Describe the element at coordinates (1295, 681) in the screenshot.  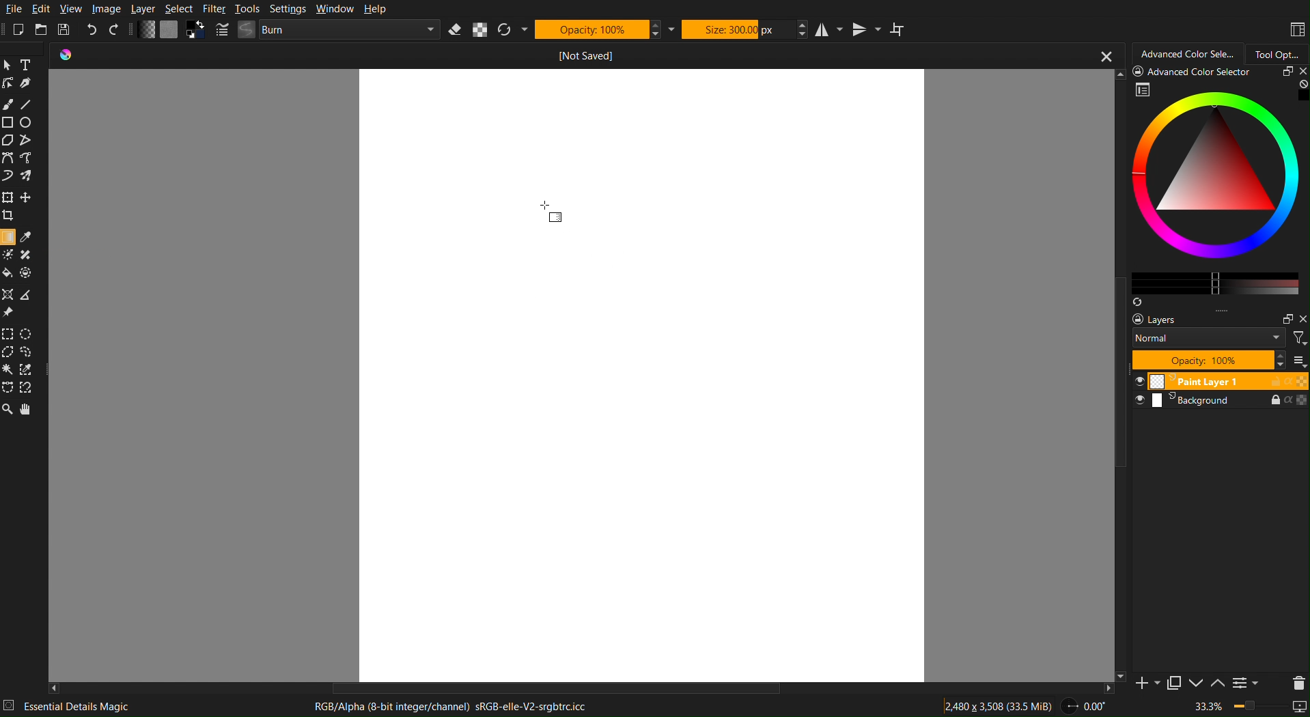
I see `Delete` at that location.